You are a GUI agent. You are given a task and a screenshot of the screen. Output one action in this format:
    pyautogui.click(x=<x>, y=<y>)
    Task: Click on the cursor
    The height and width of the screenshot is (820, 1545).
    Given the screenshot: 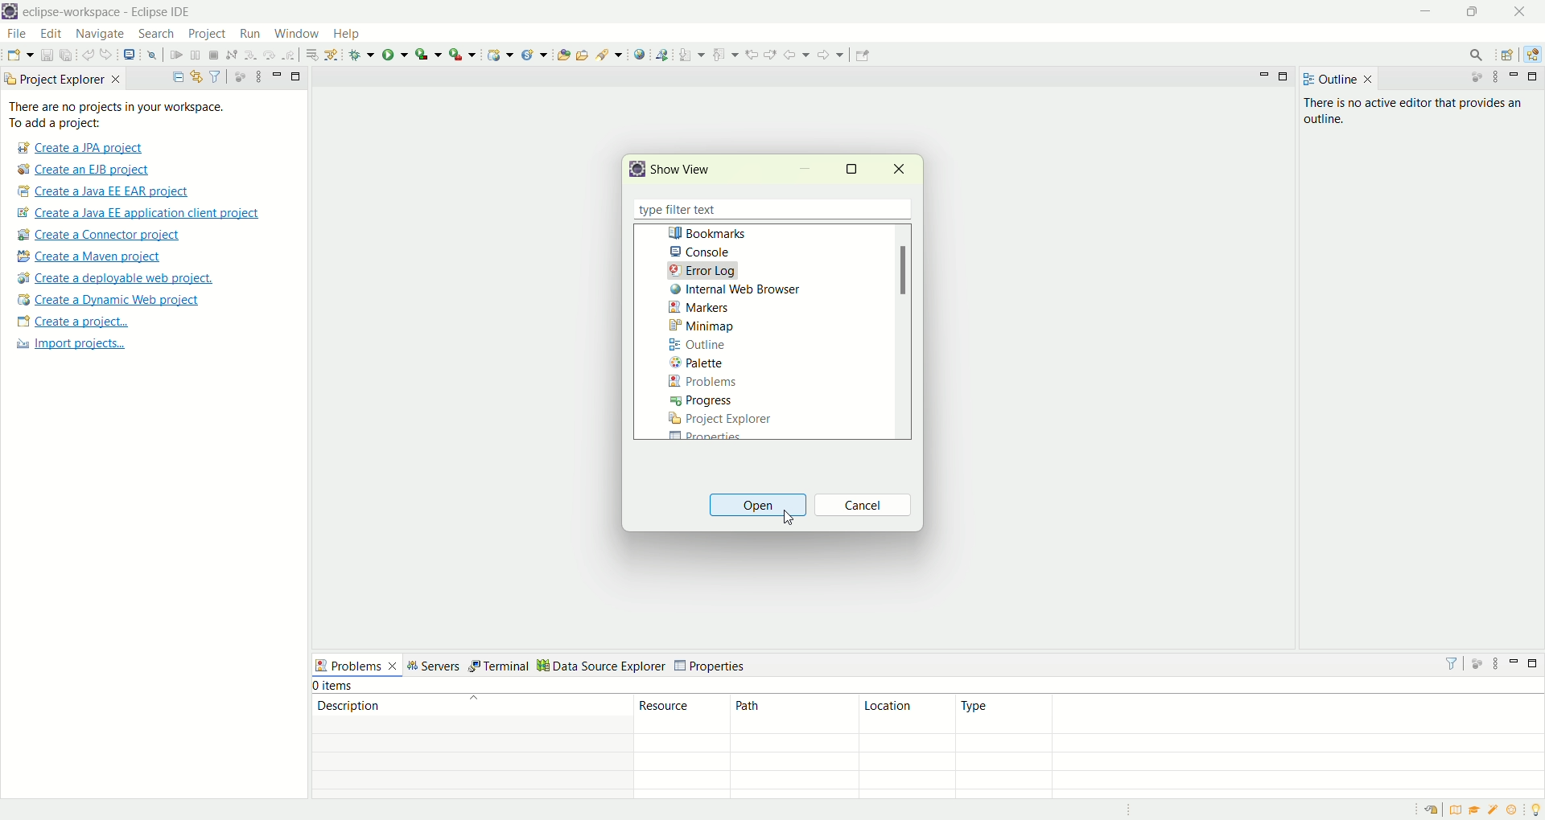 What is the action you would take?
    pyautogui.click(x=786, y=517)
    